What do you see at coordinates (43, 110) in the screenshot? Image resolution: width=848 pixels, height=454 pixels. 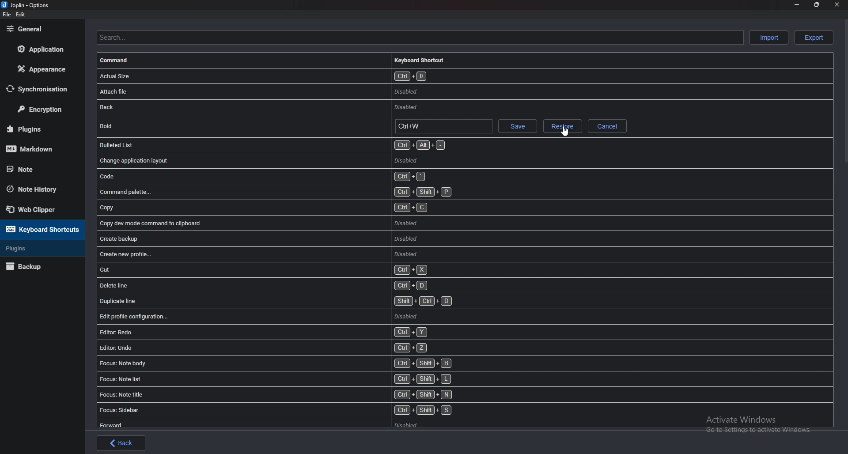 I see `Encryption` at bounding box center [43, 110].